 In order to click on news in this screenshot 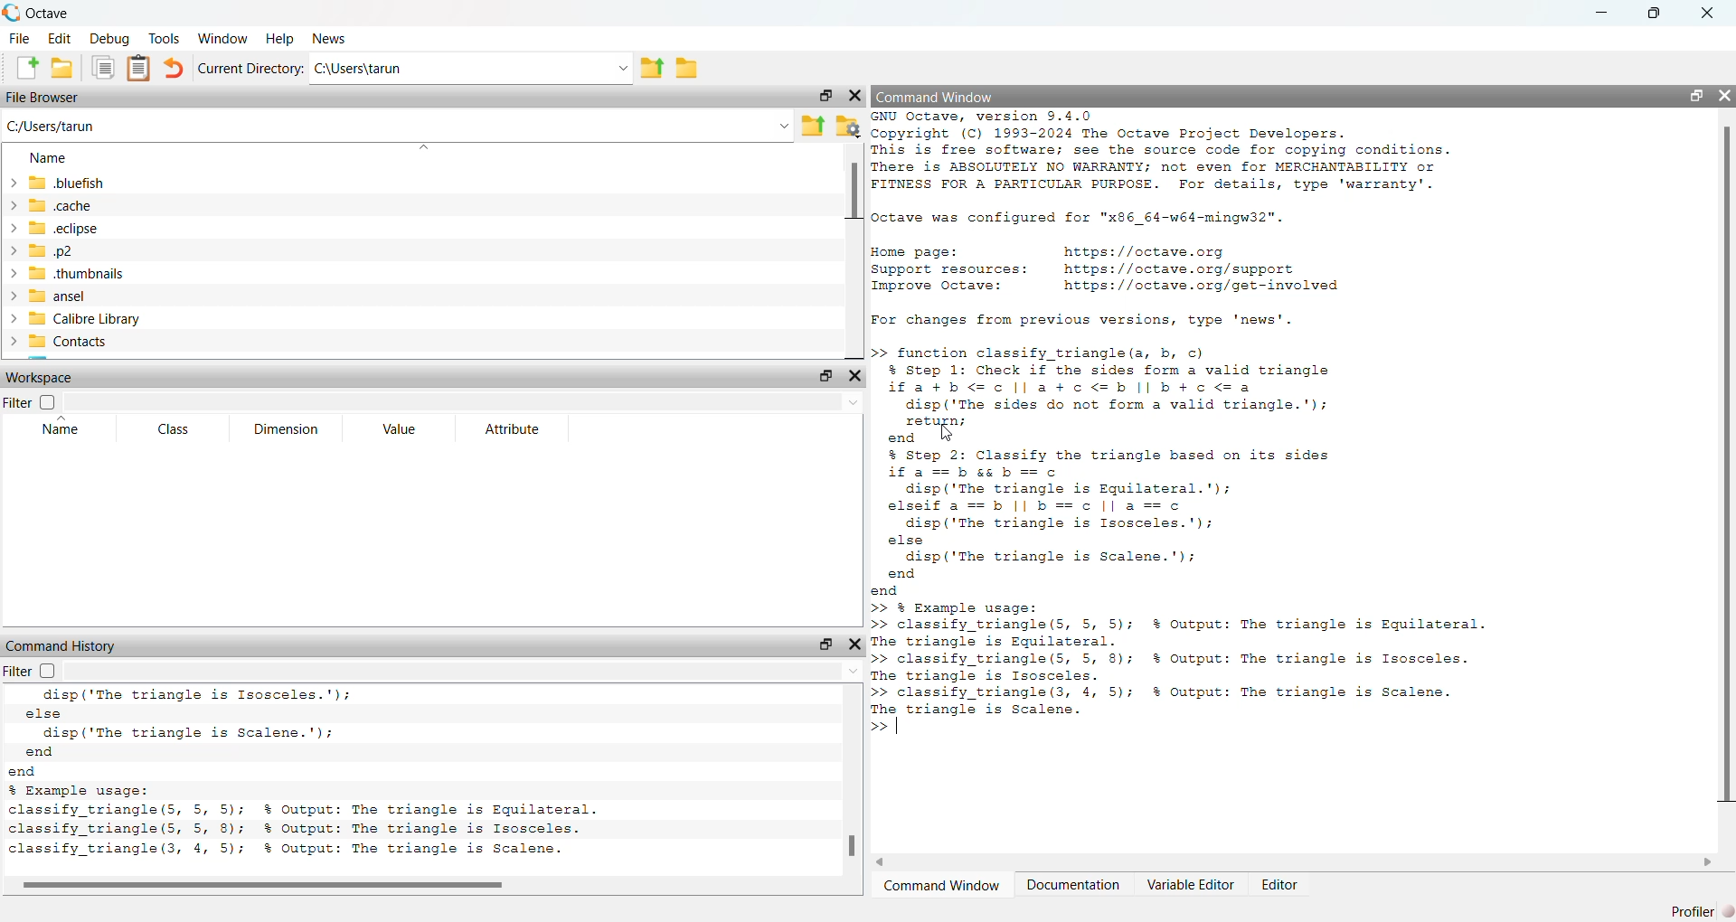, I will do `click(334, 39)`.